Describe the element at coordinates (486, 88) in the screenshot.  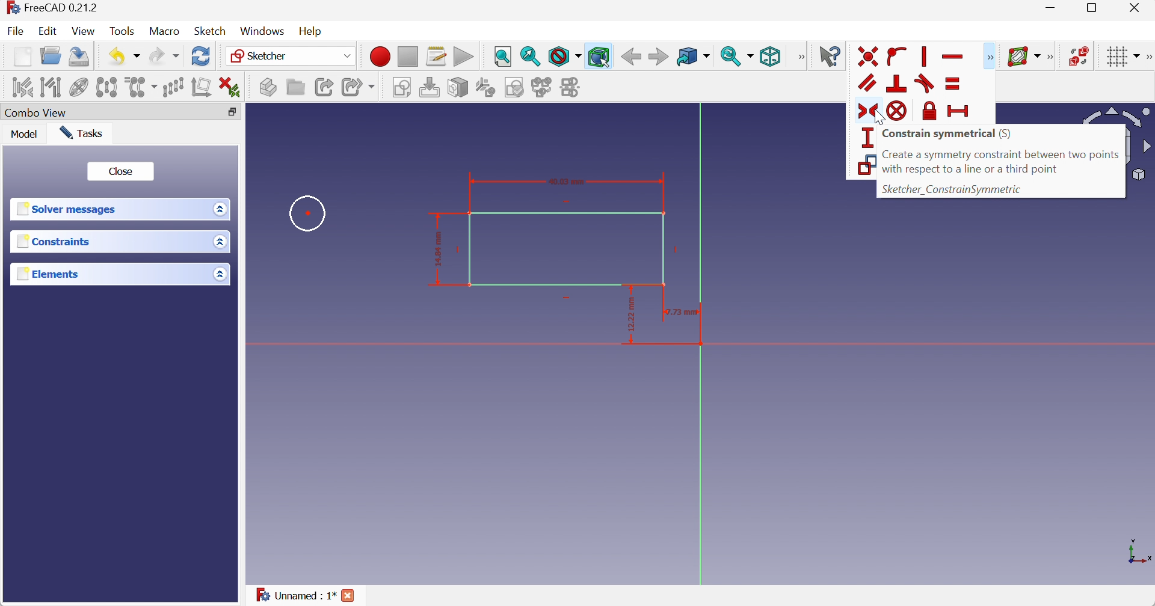
I see `Reorient sketch...` at that location.